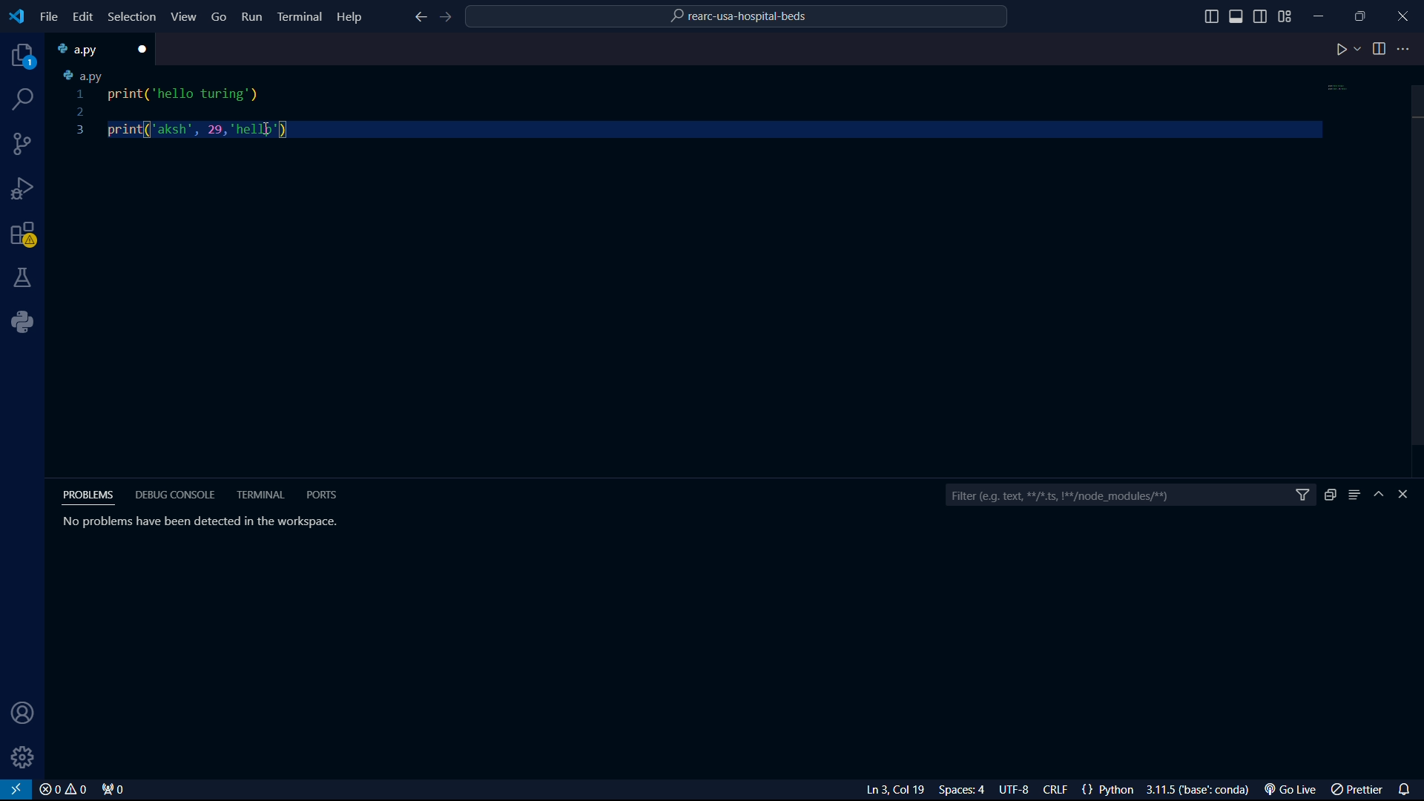  What do you see at coordinates (146, 49) in the screenshot?
I see `close` at bounding box center [146, 49].